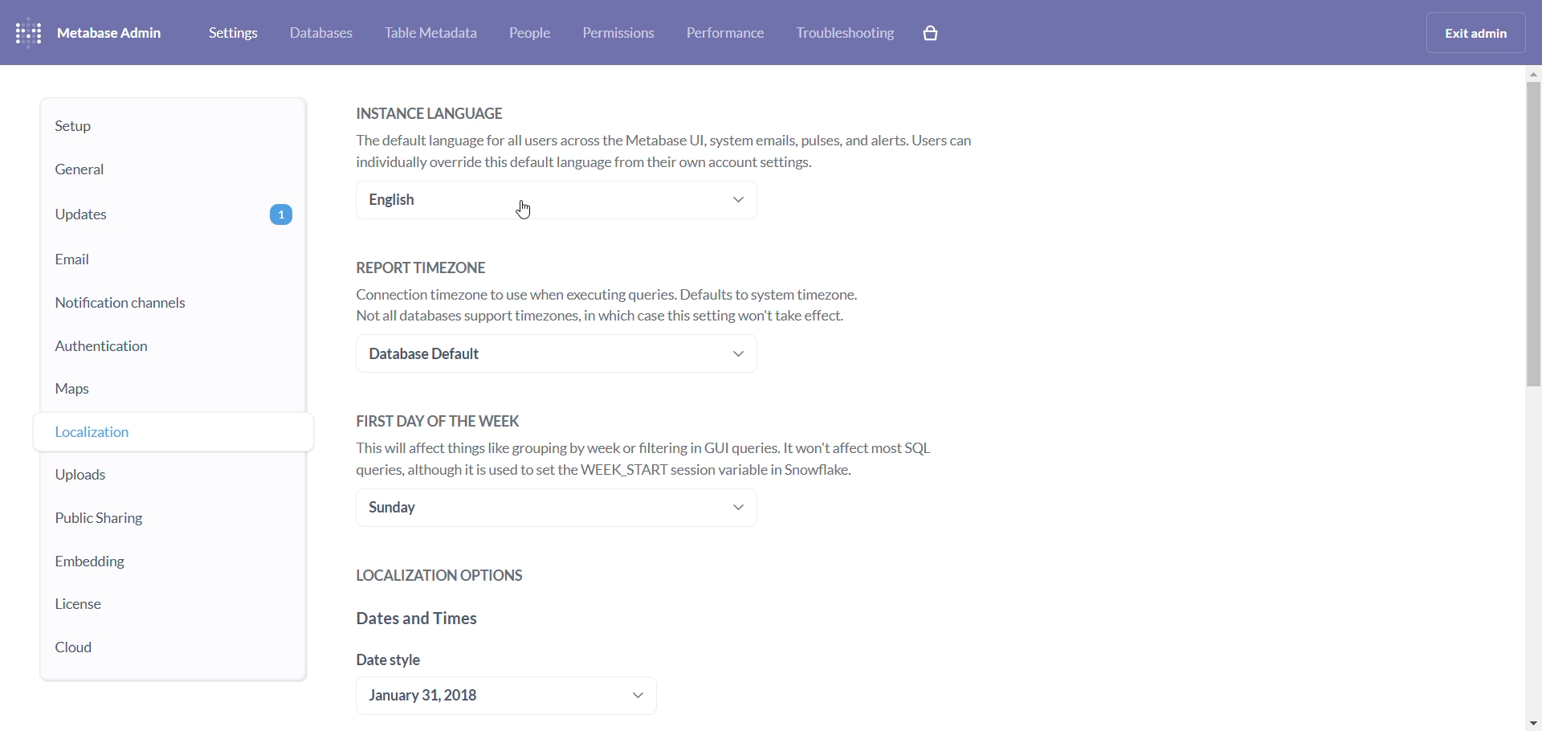 The width and height of the screenshot is (1542, 731). What do you see at coordinates (237, 31) in the screenshot?
I see `settings` at bounding box center [237, 31].